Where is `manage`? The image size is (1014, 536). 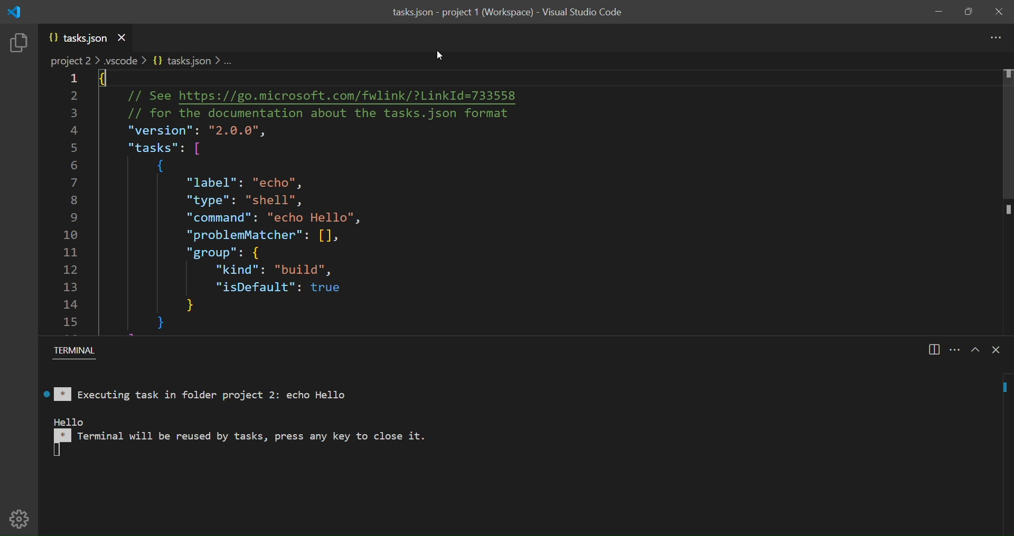 manage is located at coordinates (18, 517).